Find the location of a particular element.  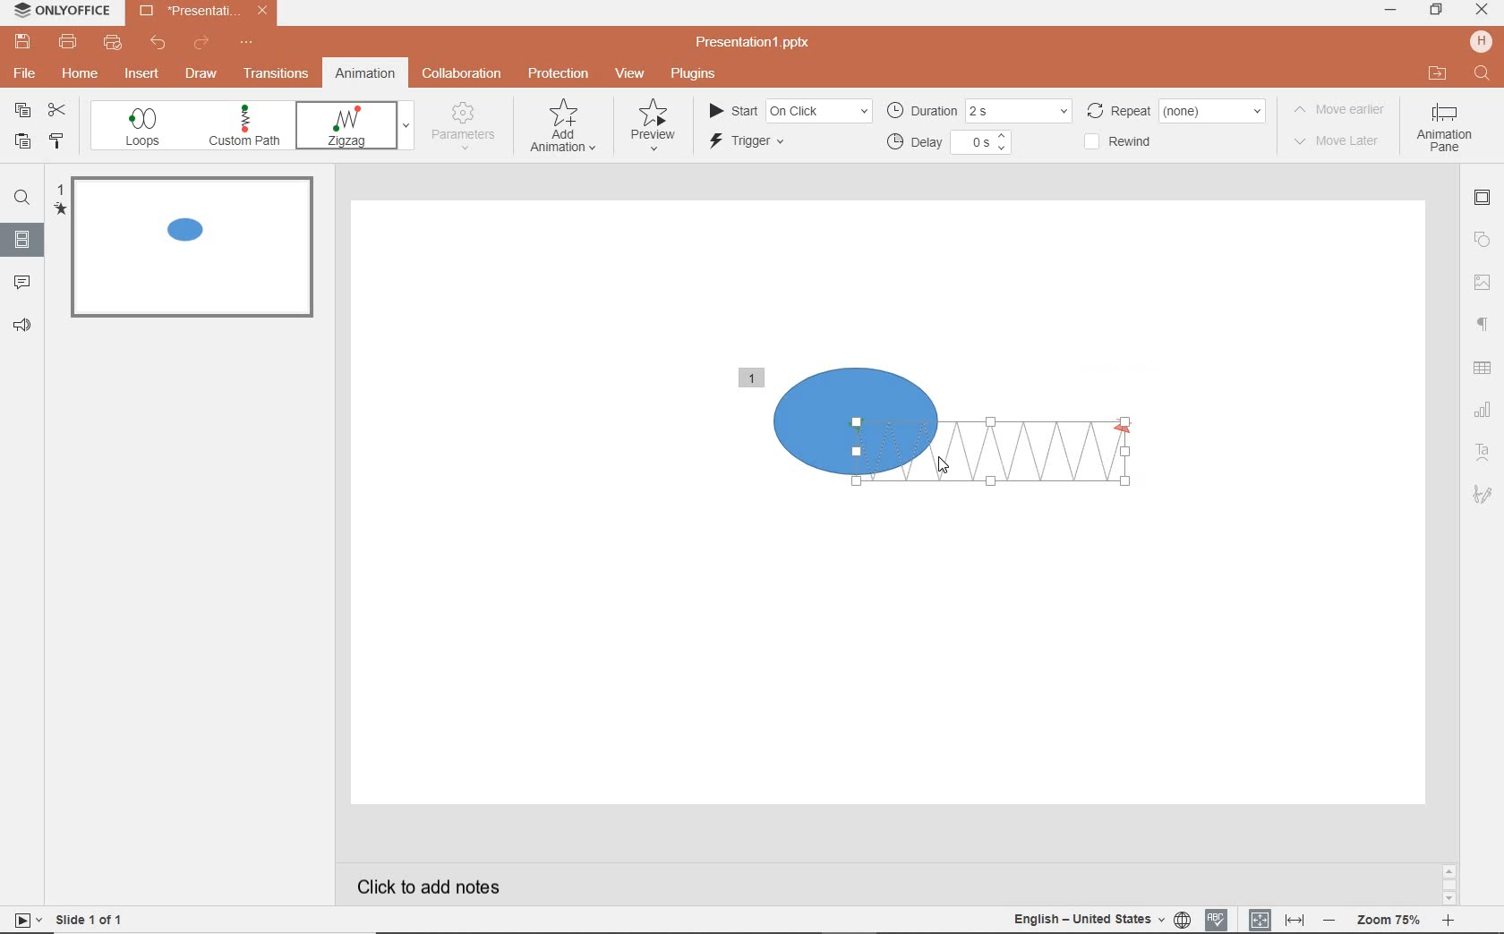

find is located at coordinates (22, 200).